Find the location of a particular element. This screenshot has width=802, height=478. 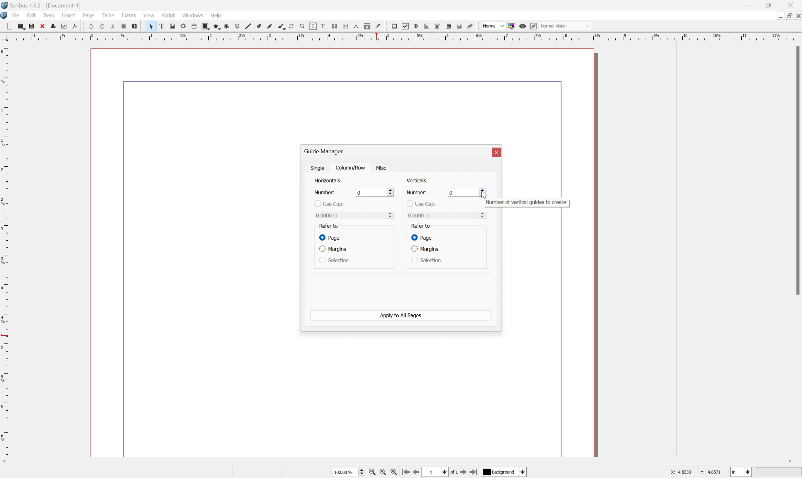

preview mode is located at coordinates (523, 26).